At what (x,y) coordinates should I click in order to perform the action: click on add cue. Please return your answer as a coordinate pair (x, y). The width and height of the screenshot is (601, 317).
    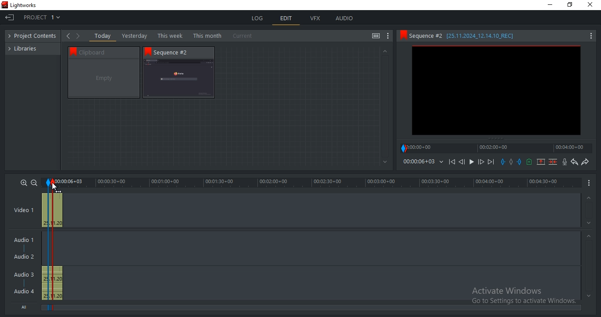
    Looking at the image, I should click on (529, 162).